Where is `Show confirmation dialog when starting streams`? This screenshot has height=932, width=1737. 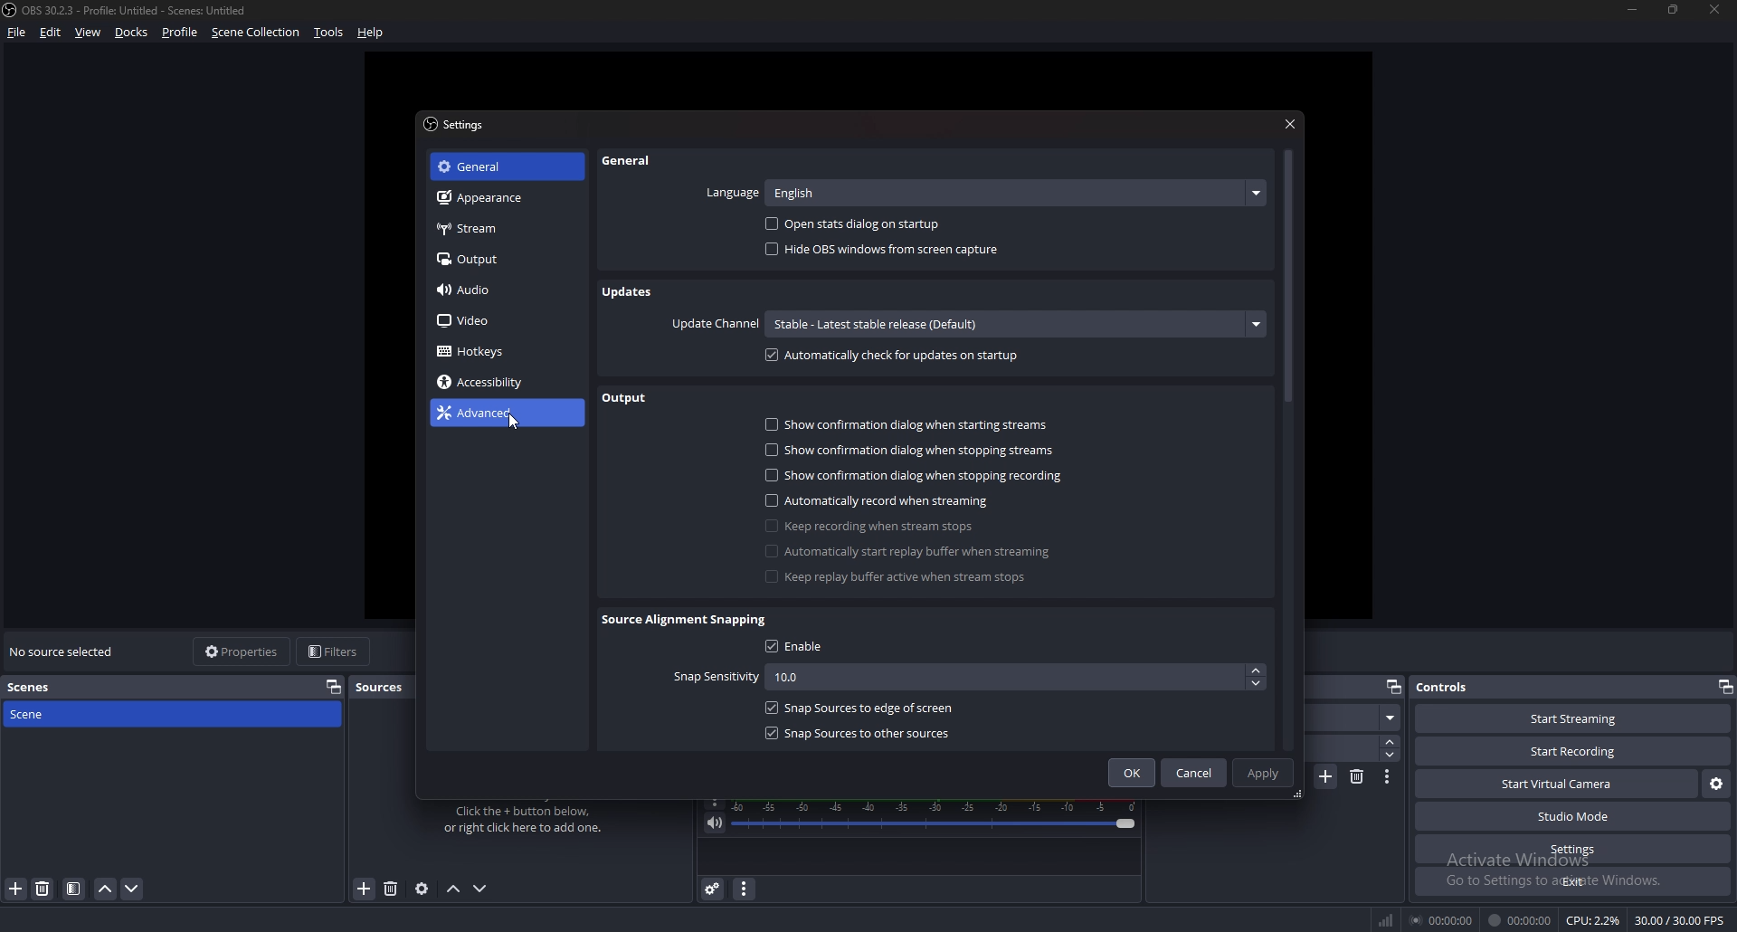
Show confirmation dialog when starting streams is located at coordinates (909, 424).